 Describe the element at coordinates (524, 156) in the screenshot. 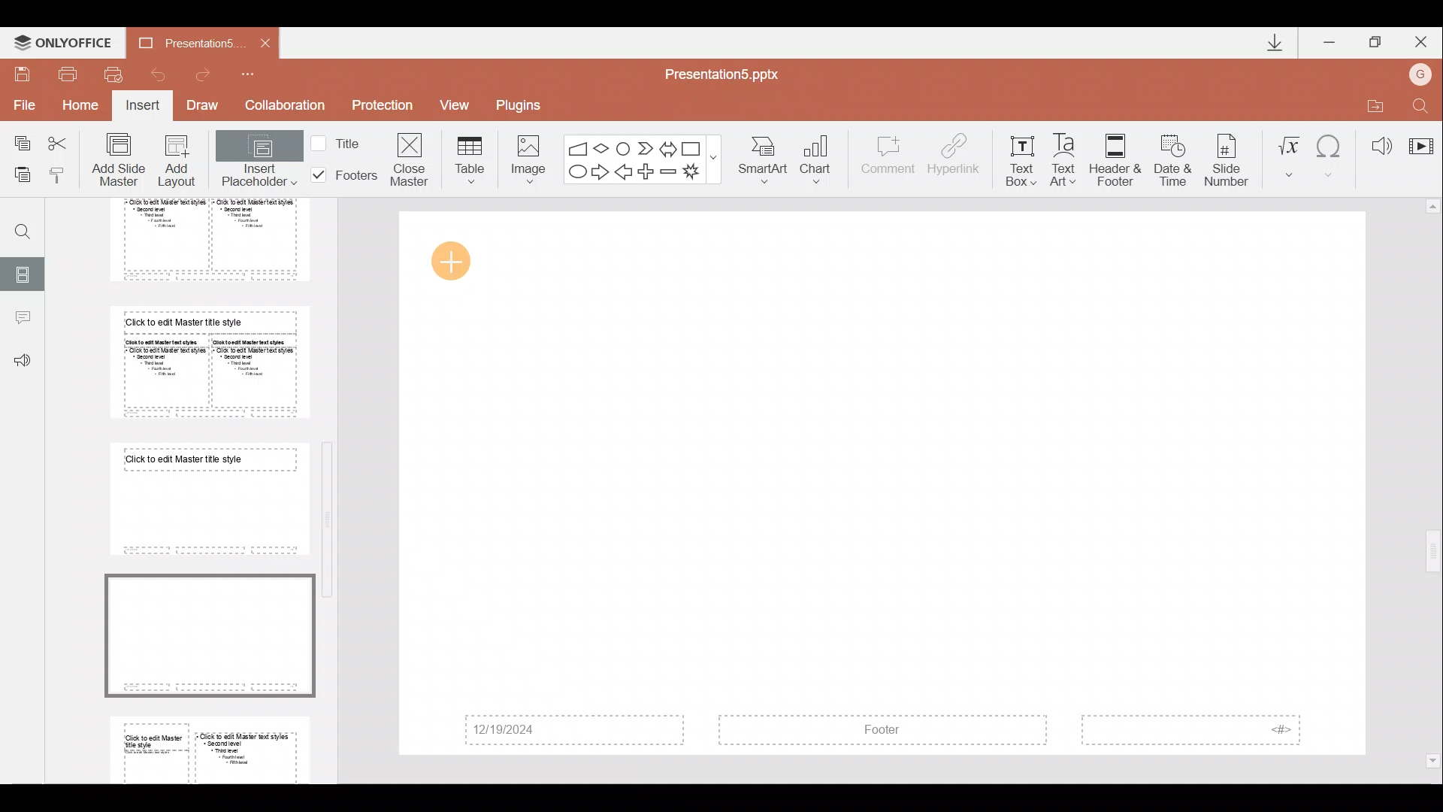

I see `Image` at that location.